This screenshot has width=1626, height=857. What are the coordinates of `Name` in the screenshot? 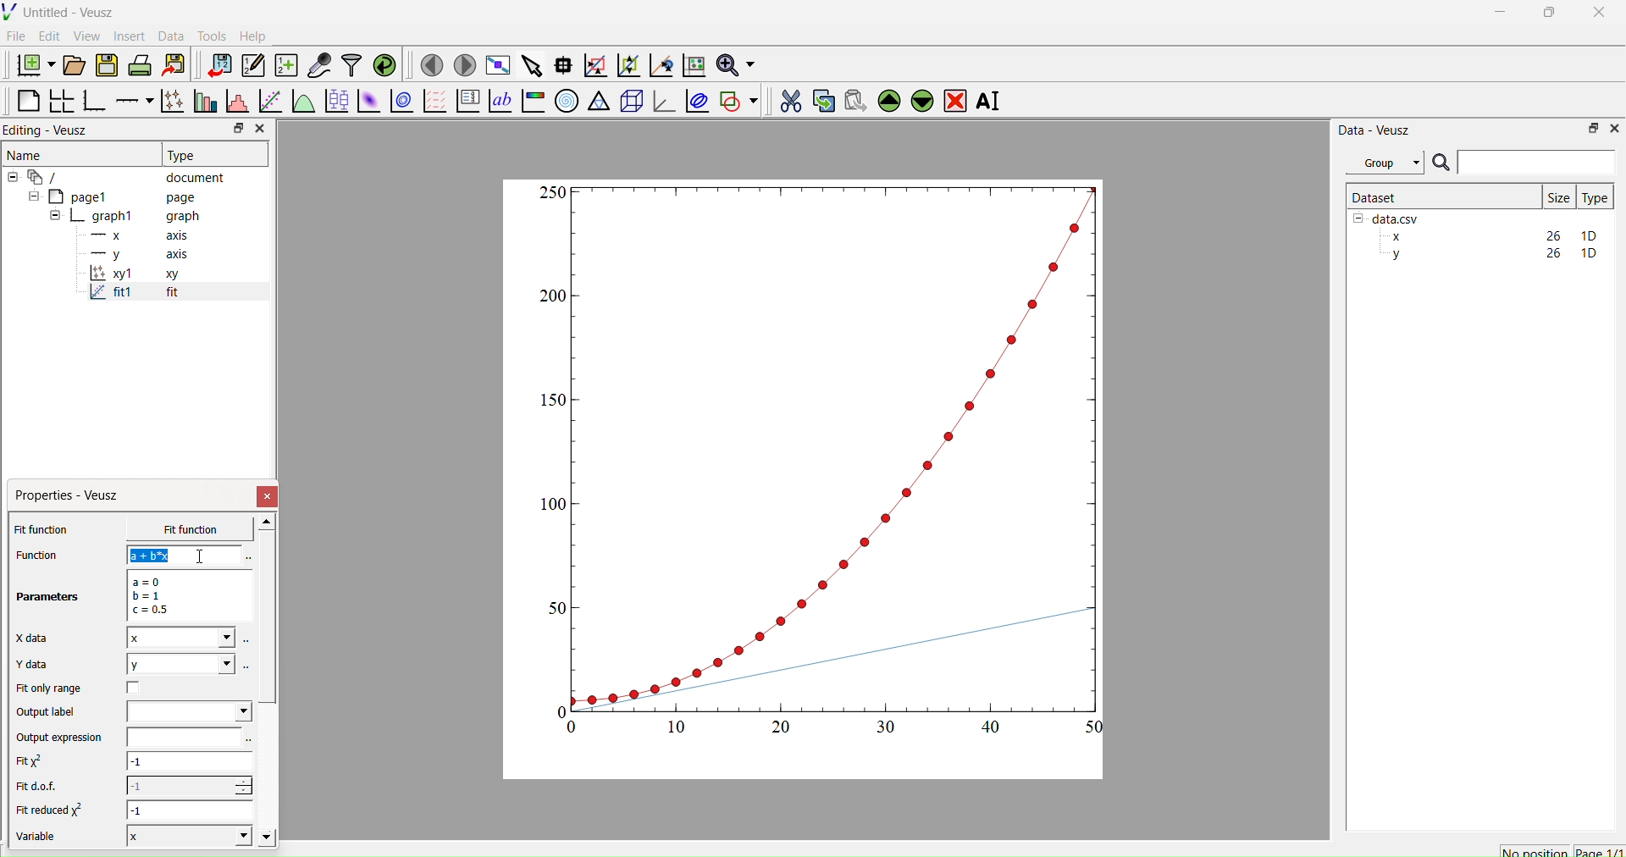 It's located at (26, 153).